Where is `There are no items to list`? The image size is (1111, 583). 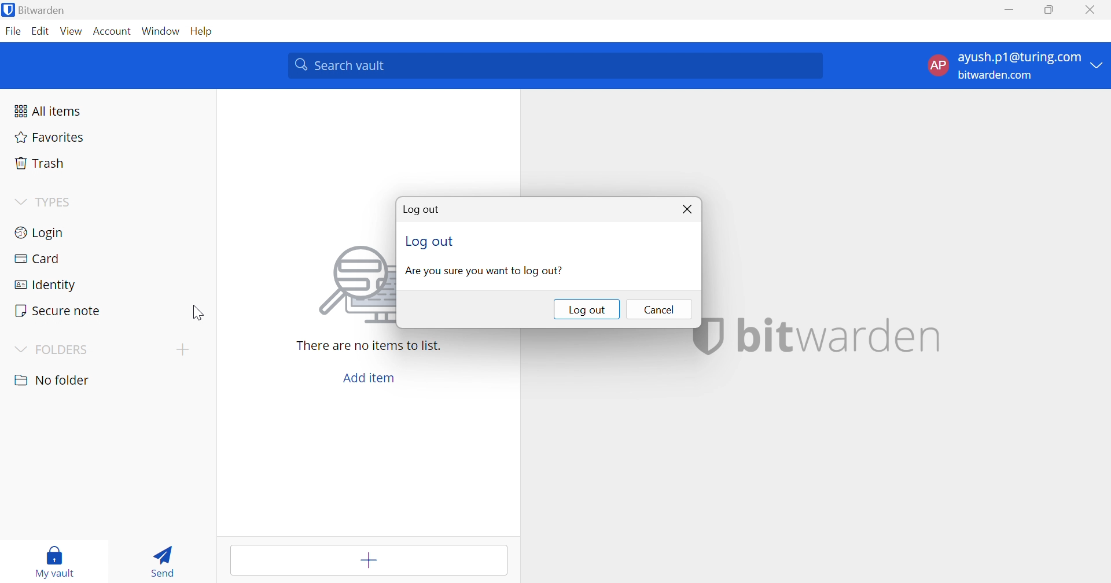 There are no items to list is located at coordinates (367, 346).